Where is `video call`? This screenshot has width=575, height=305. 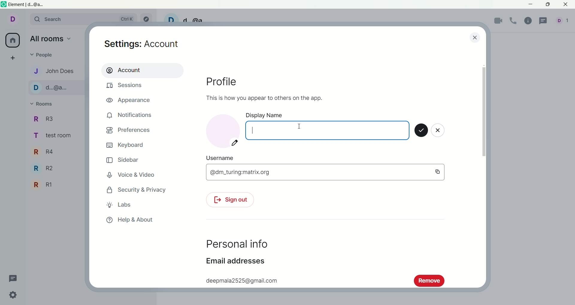 video call is located at coordinates (499, 22).